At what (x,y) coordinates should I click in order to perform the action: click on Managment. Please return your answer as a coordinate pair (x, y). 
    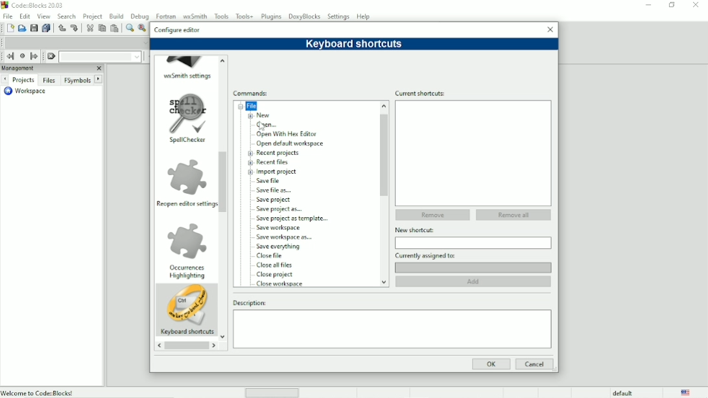
    Looking at the image, I should click on (37, 68).